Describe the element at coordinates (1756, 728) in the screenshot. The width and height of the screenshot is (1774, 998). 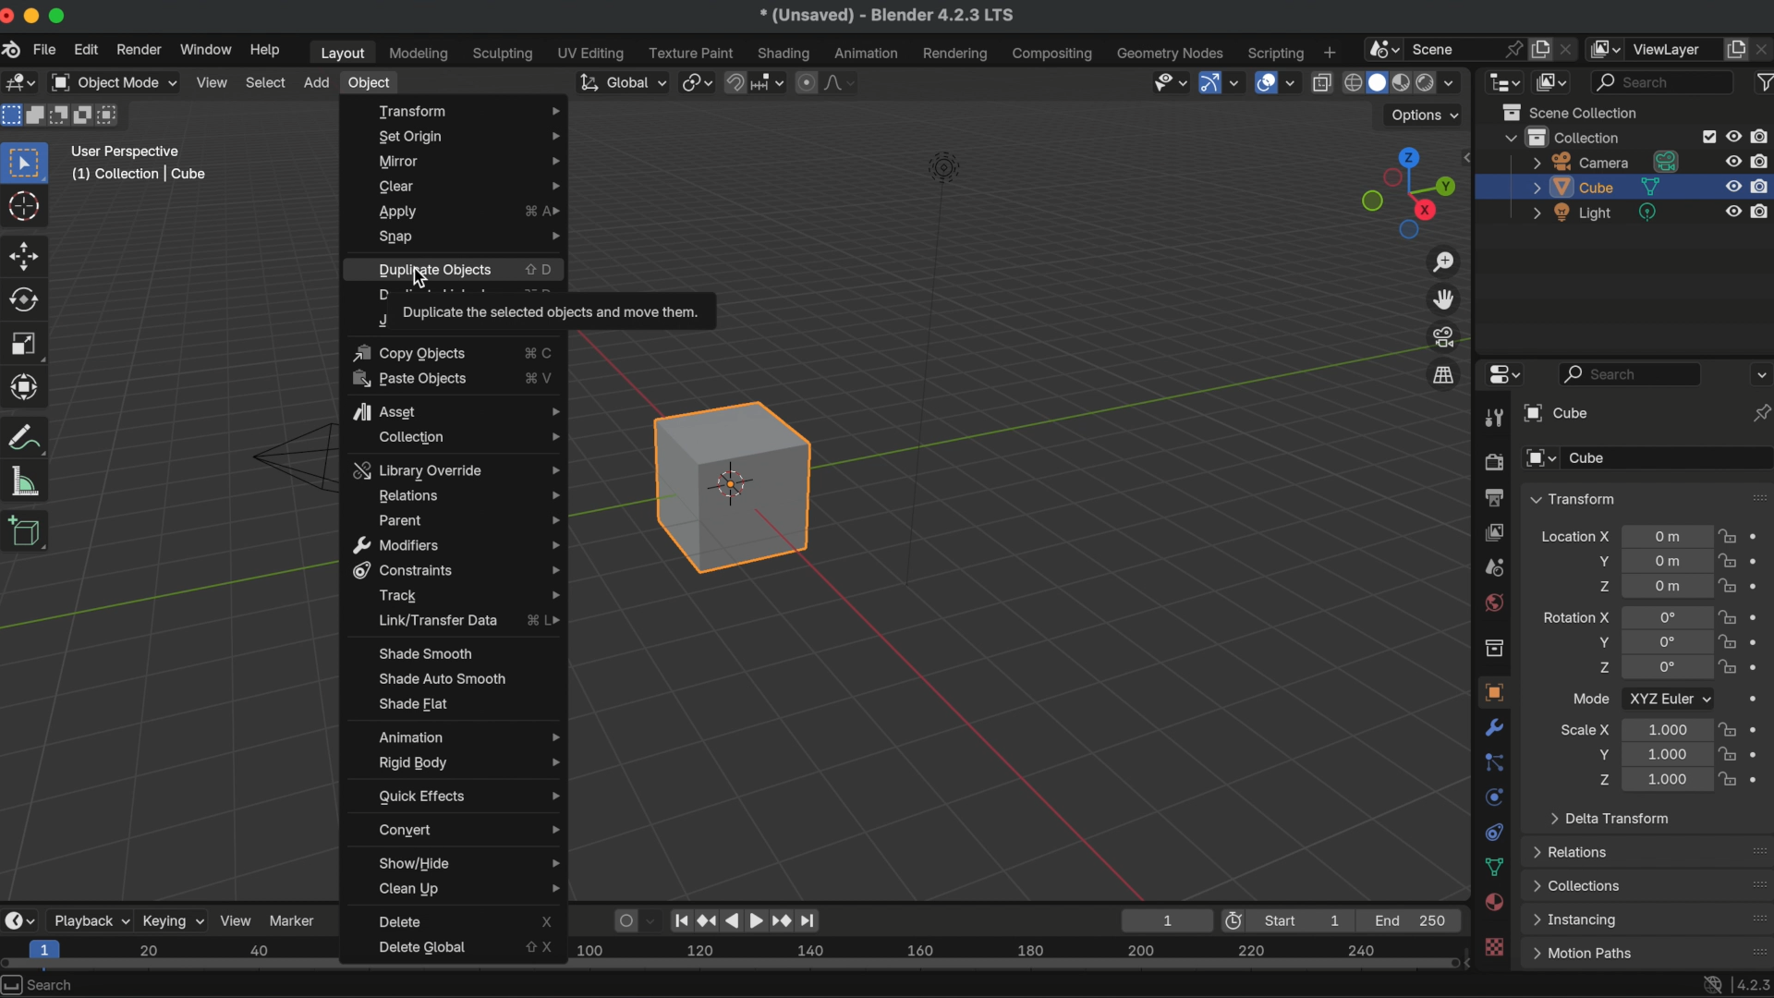
I see `animate property` at that location.